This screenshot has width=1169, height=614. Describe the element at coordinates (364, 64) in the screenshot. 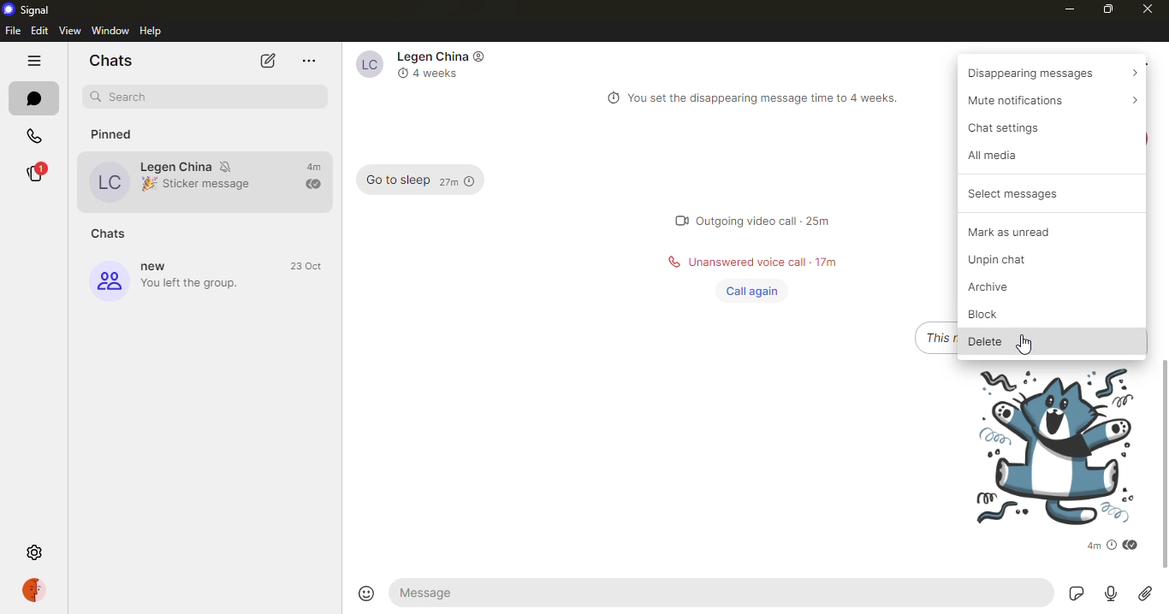

I see `profile` at that location.